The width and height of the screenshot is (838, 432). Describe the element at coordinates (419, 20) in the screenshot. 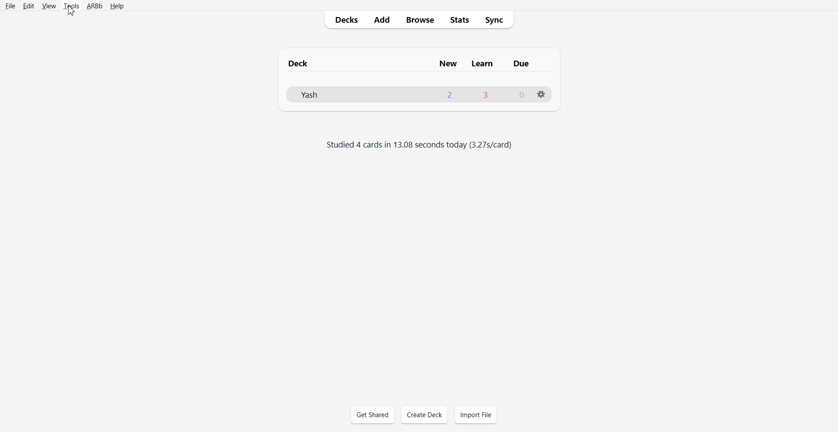

I see `Browse` at that location.